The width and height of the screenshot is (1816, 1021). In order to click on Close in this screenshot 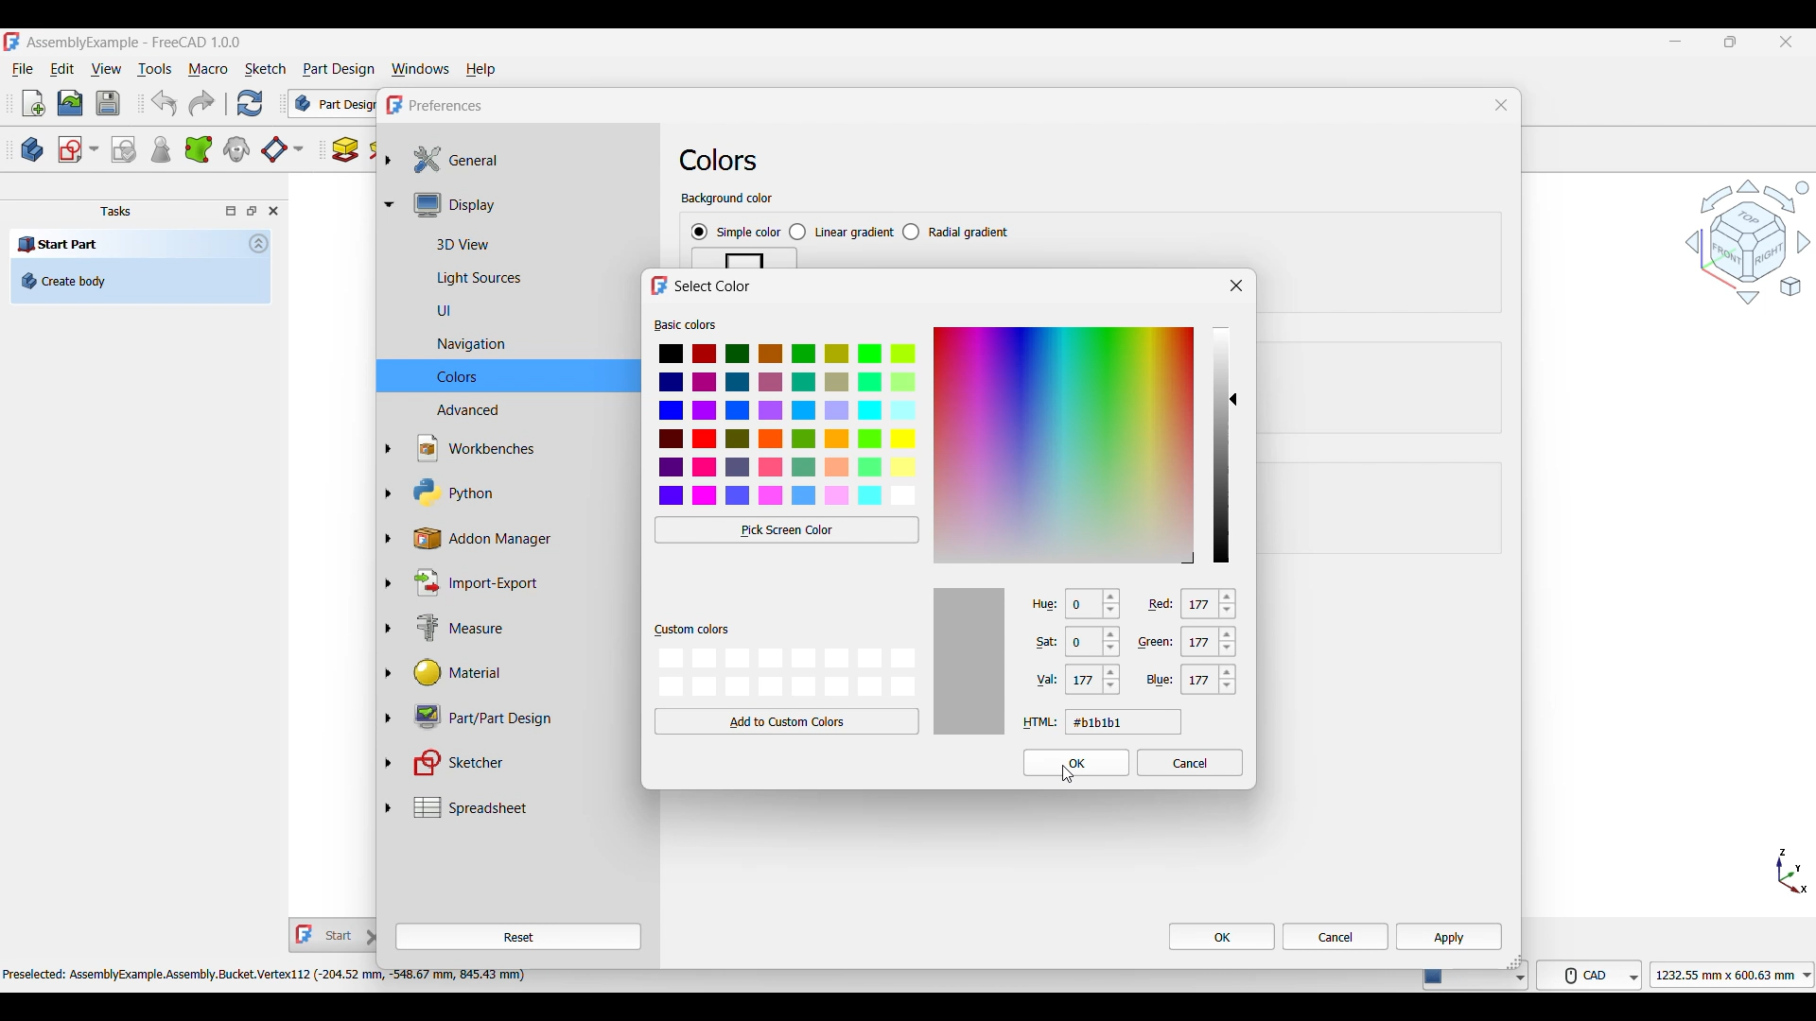, I will do `click(1501, 105)`.